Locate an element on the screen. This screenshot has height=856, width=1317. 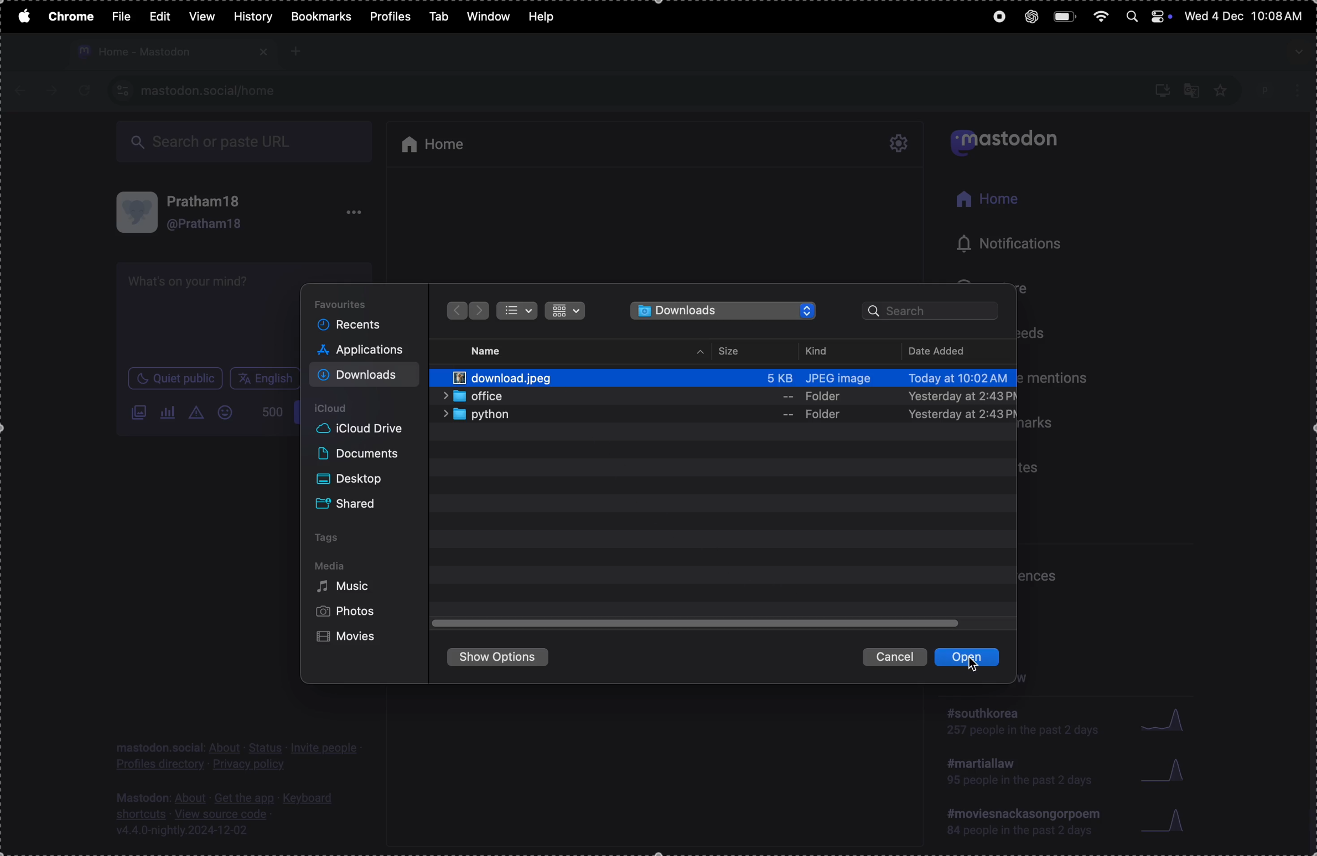
Desktop is located at coordinates (356, 477).